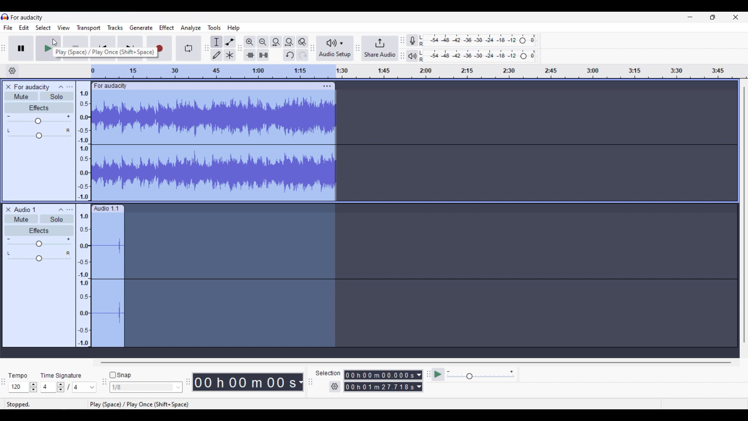 The width and height of the screenshot is (748, 421). Describe the element at coordinates (21, 48) in the screenshot. I see `Pause` at that location.